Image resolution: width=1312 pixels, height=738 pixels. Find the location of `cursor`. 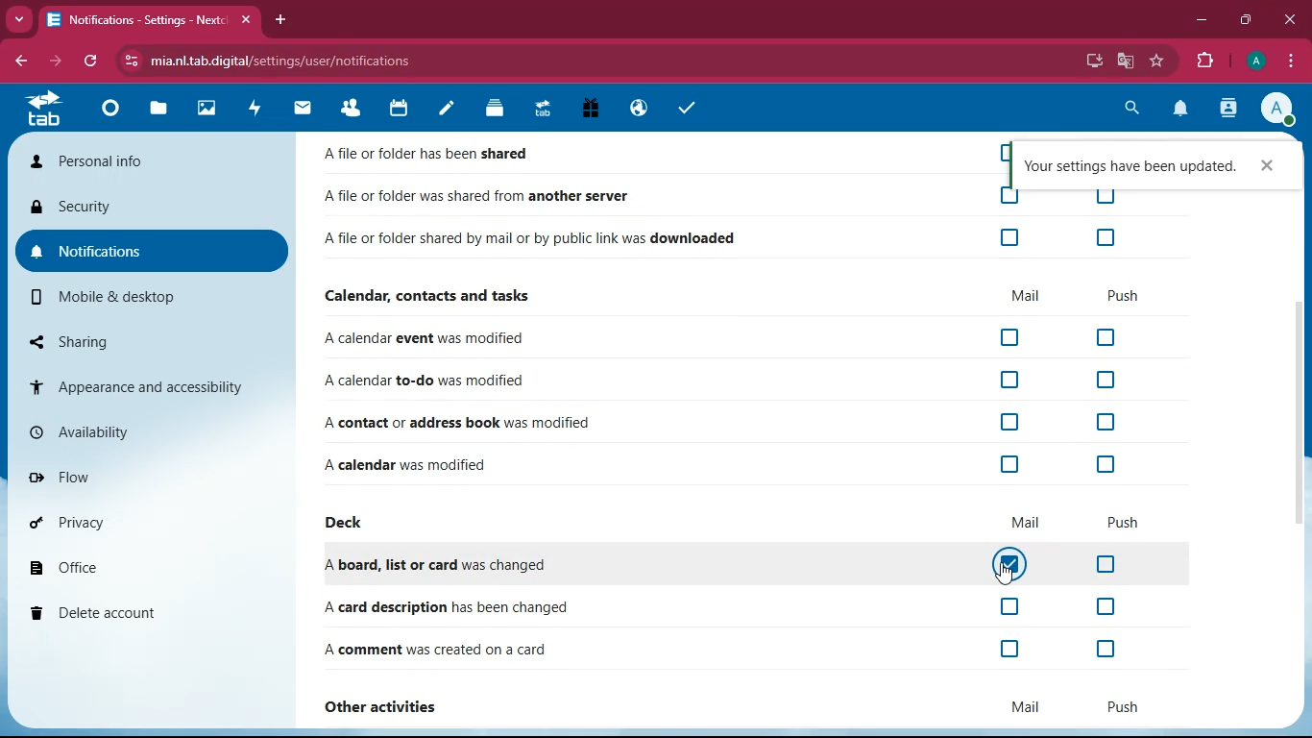

cursor is located at coordinates (1009, 574).